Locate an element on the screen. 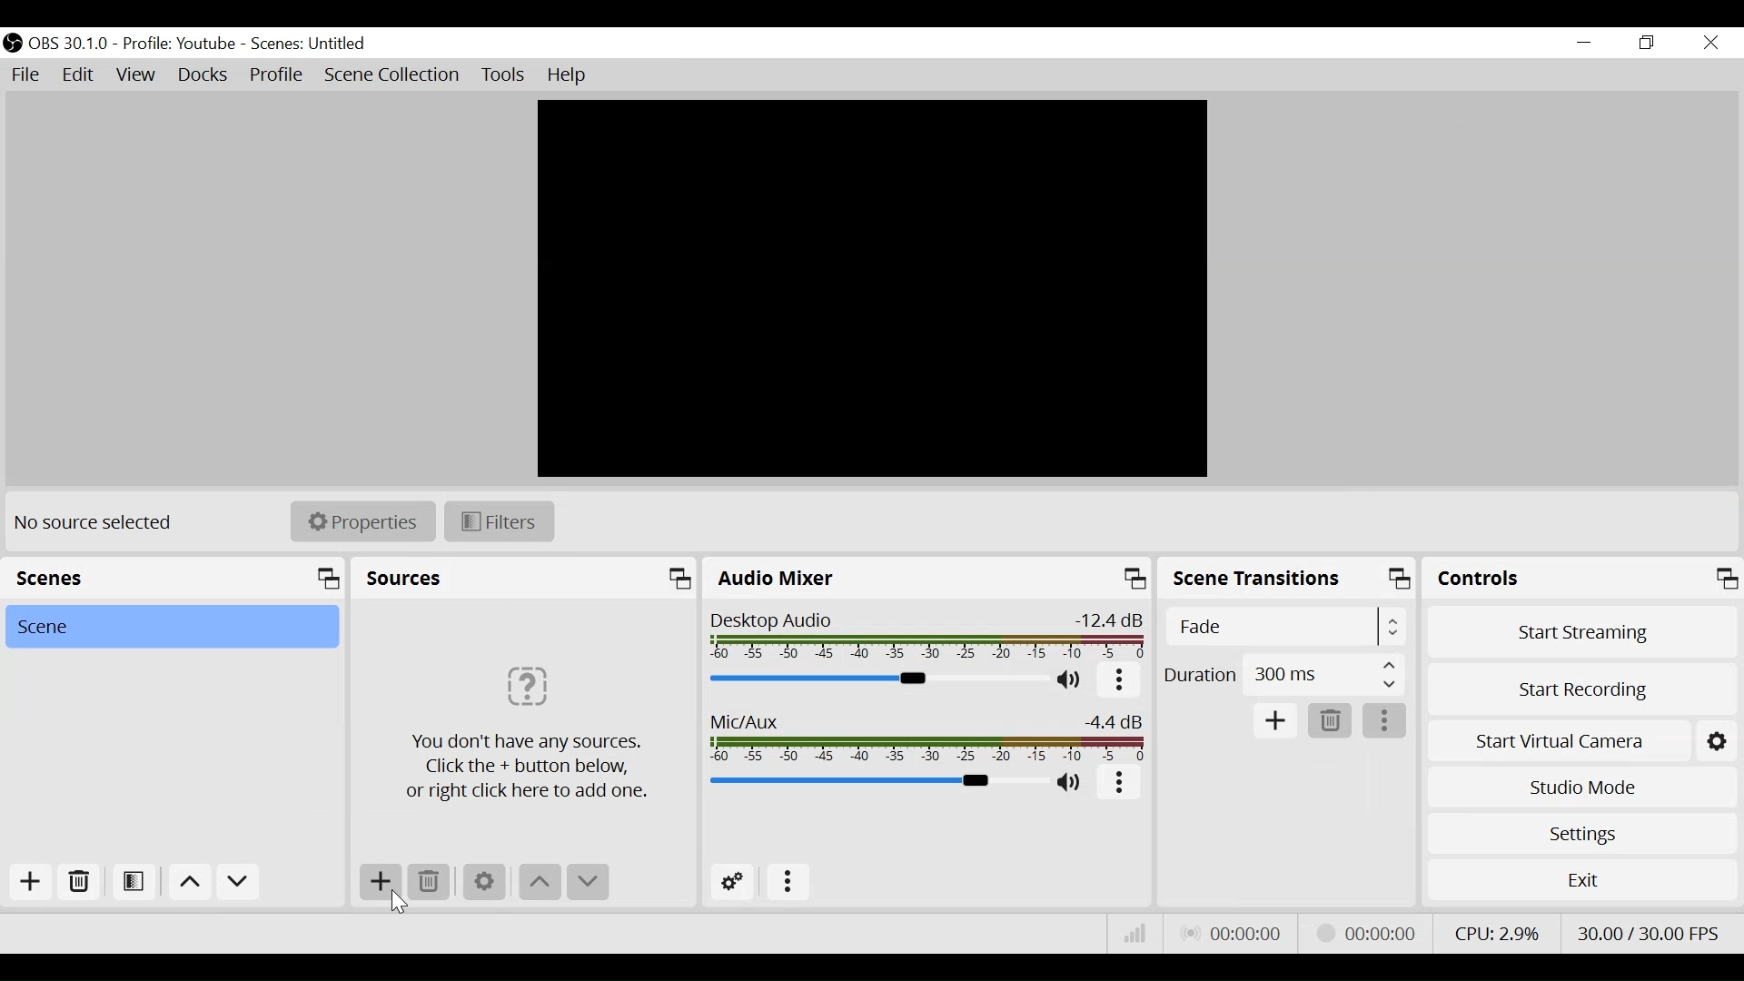  Studio Mode is located at coordinates (1581, 788).